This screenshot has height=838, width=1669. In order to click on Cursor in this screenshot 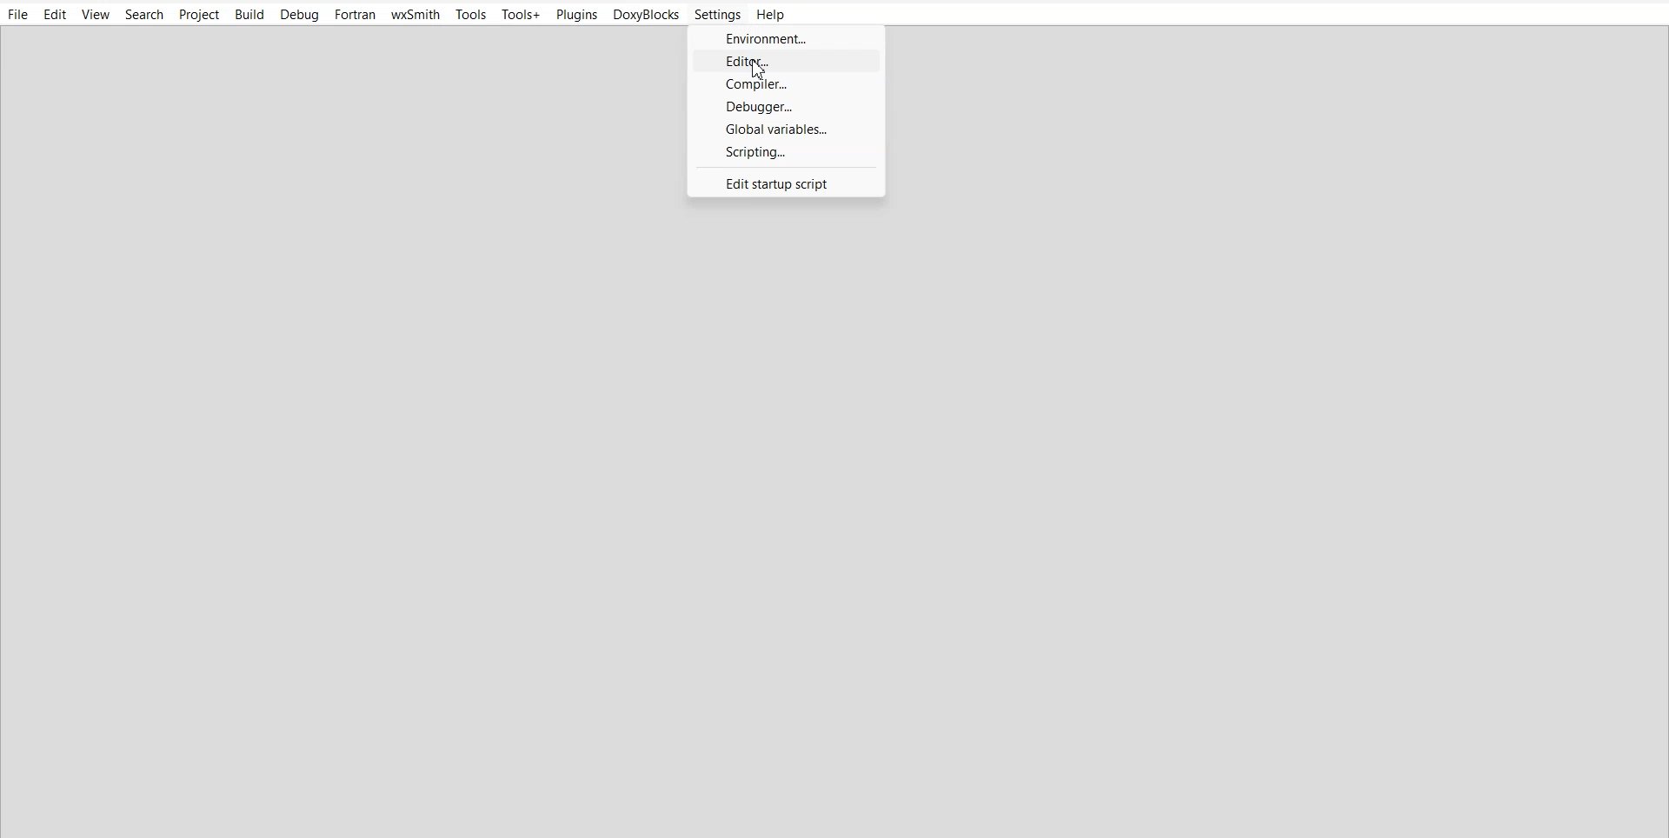, I will do `click(760, 70)`.